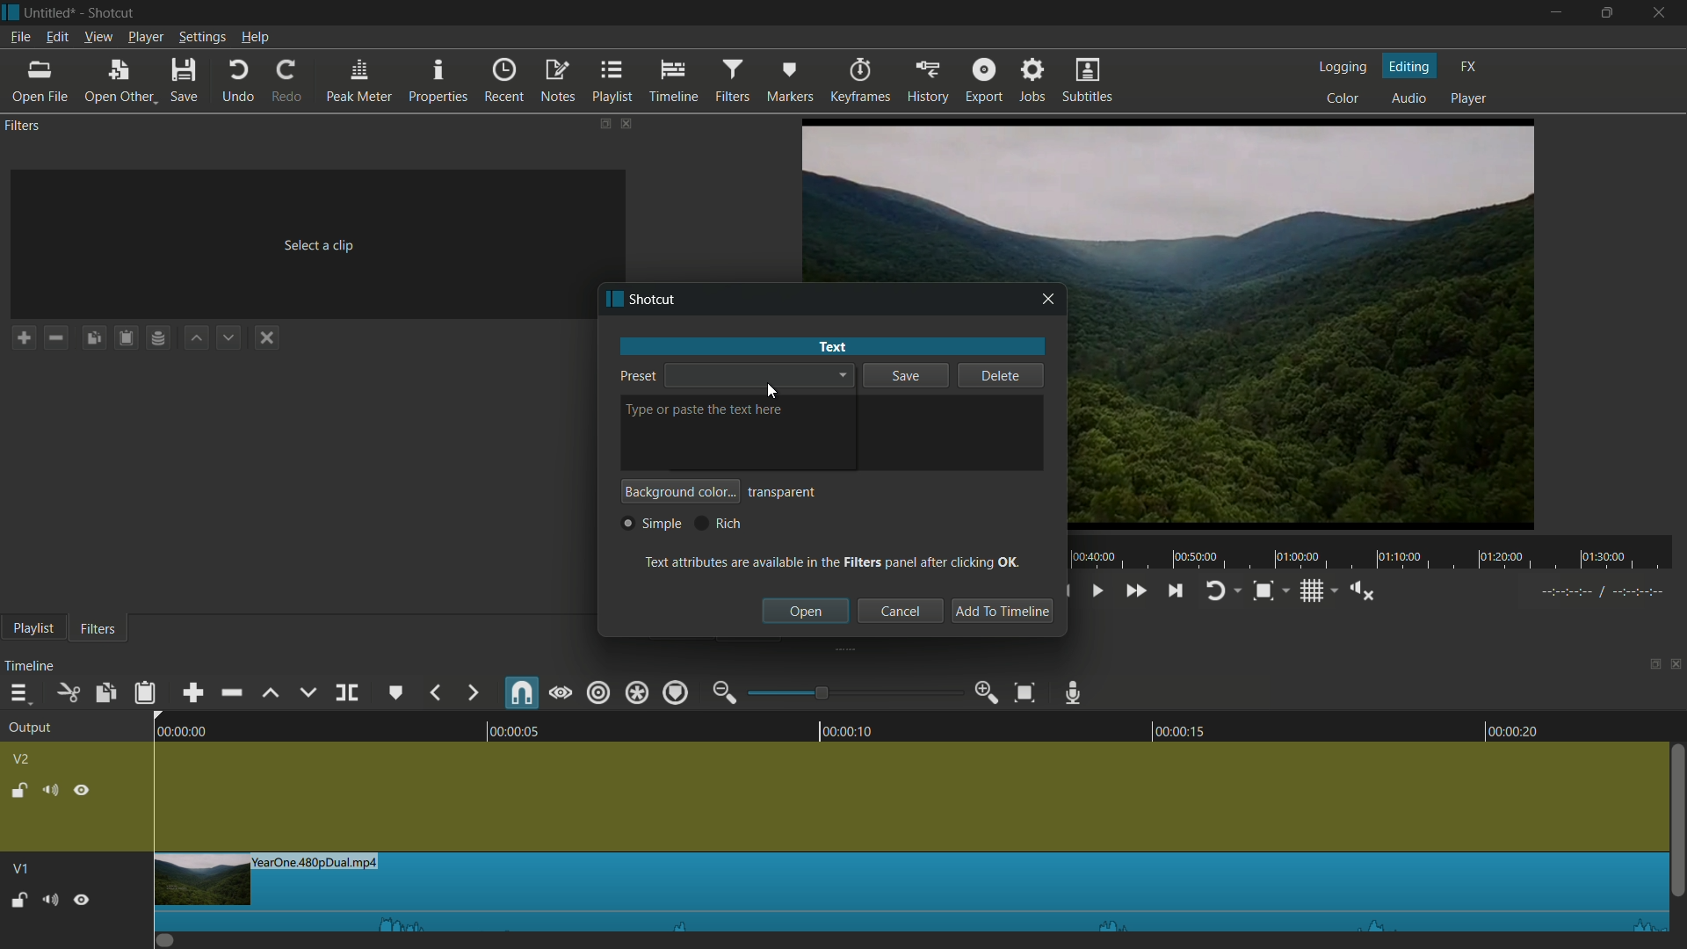 The width and height of the screenshot is (1687, 949). What do you see at coordinates (1560, 13) in the screenshot?
I see `minimize` at bounding box center [1560, 13].